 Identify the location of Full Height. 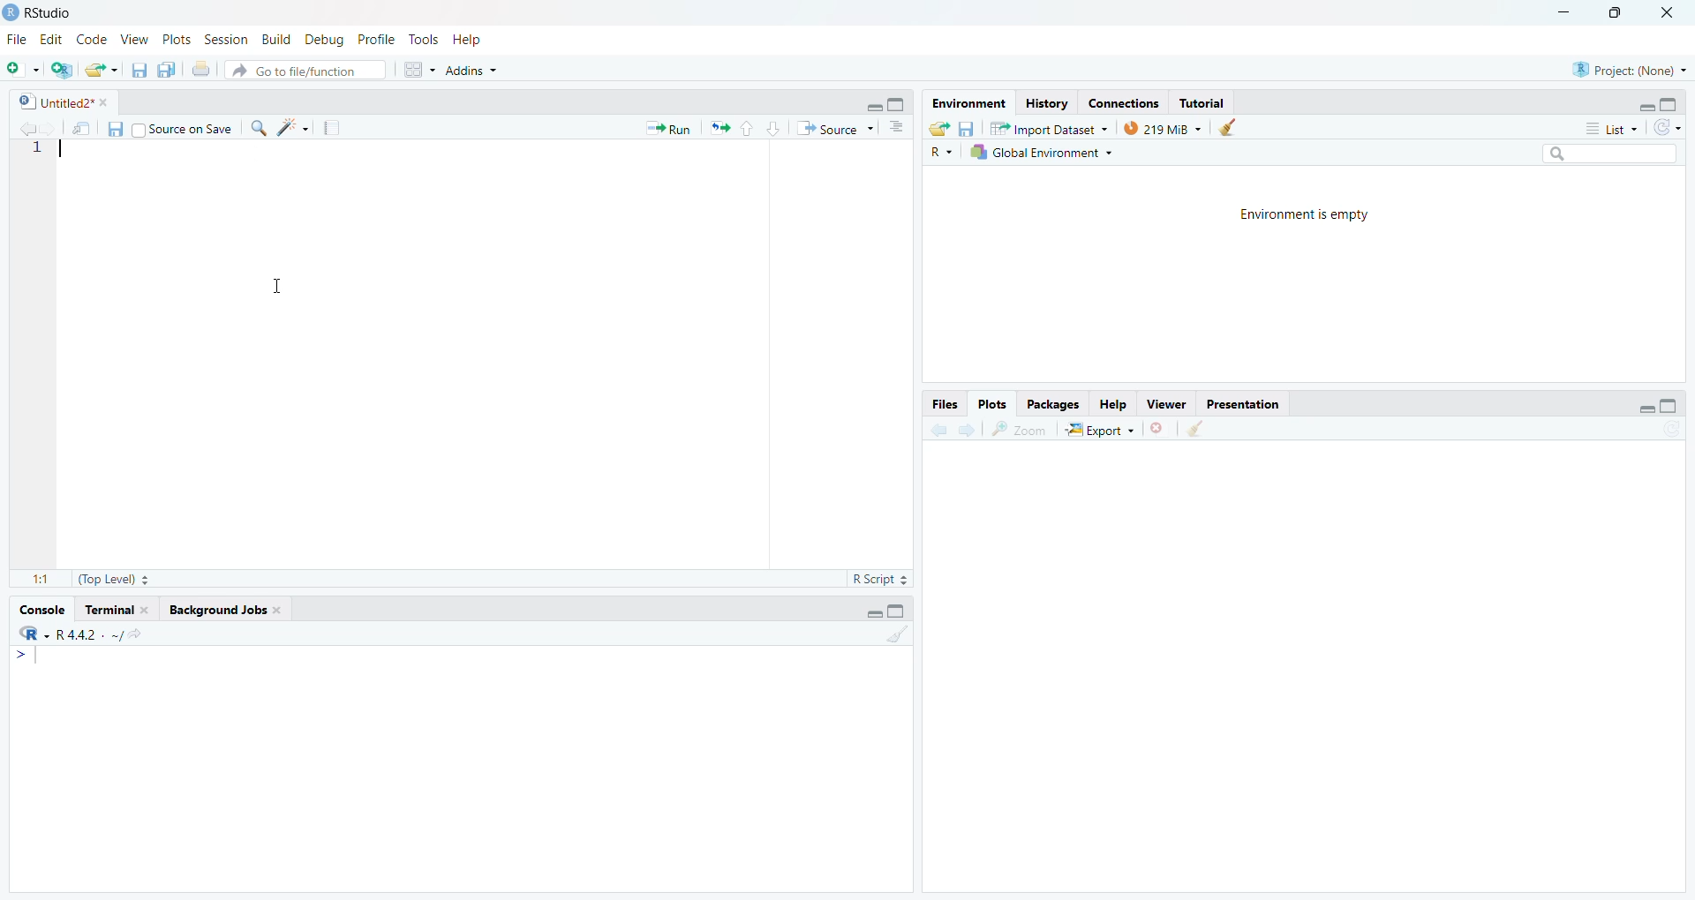
(1669, 103).